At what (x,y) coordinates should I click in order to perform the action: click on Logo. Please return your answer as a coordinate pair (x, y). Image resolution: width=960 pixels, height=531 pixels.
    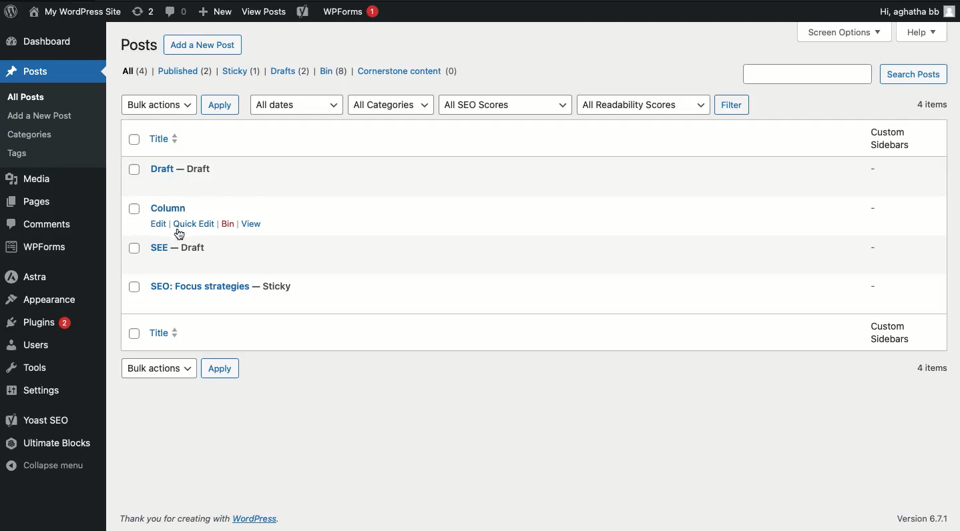
    Looking at the image, I should click on (9, 12).